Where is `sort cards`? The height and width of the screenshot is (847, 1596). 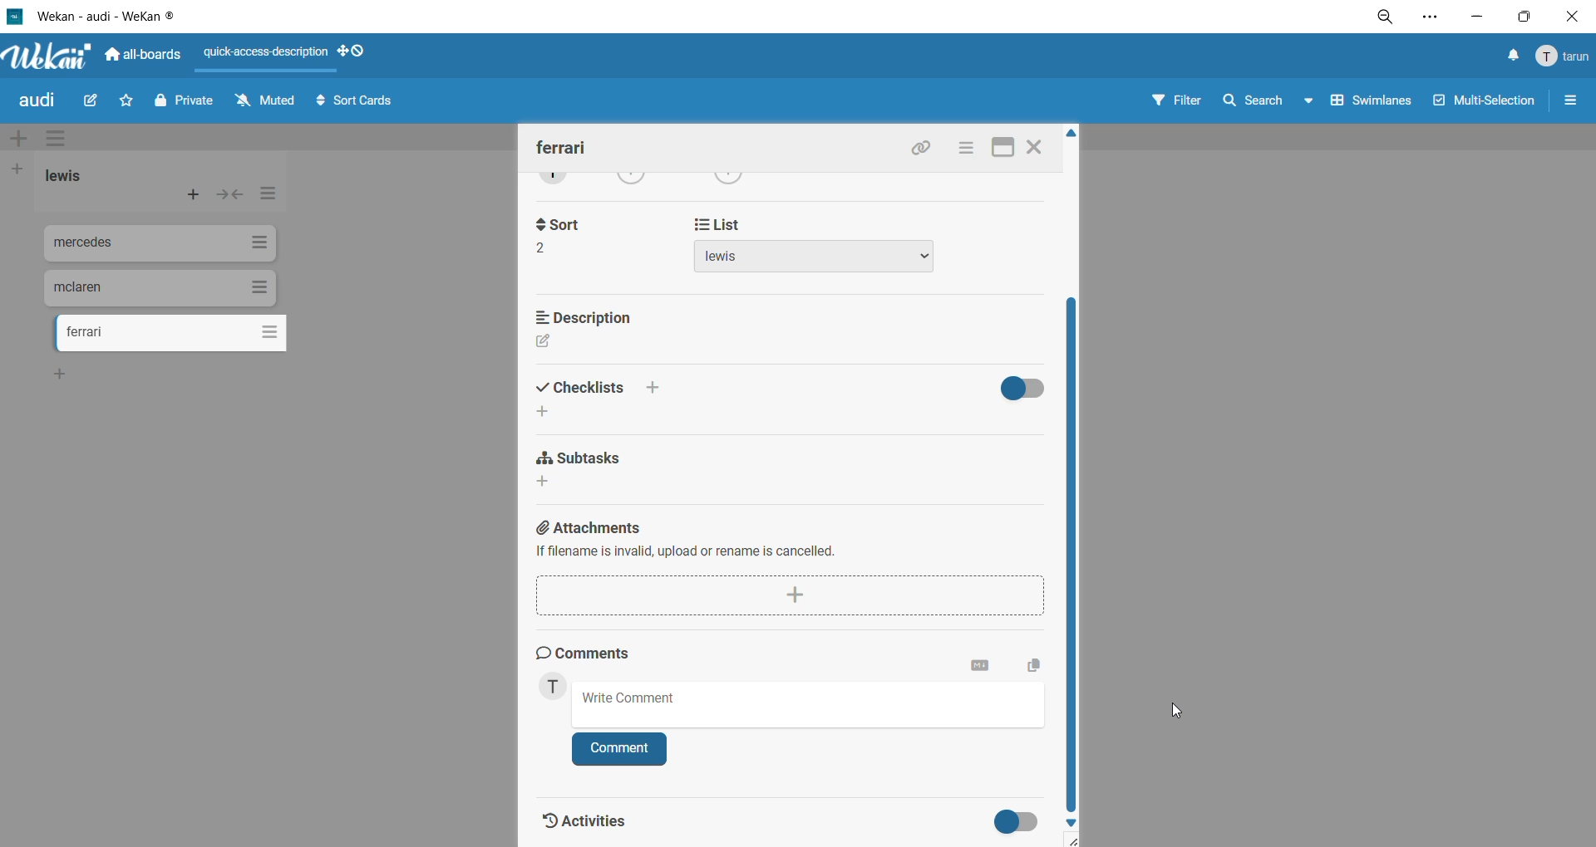
sort cards is located at coordinates (362, 104).